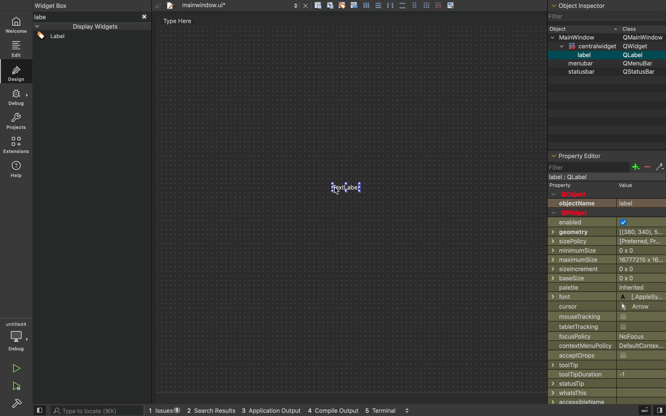 The width and height of the screenshot is (666, 416). I want to click on debug, so click(16, 98).